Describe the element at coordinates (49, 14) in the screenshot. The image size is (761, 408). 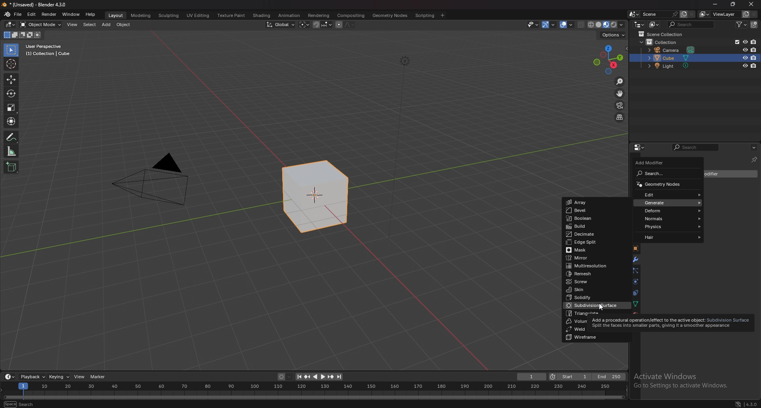
I see `render` at that location.